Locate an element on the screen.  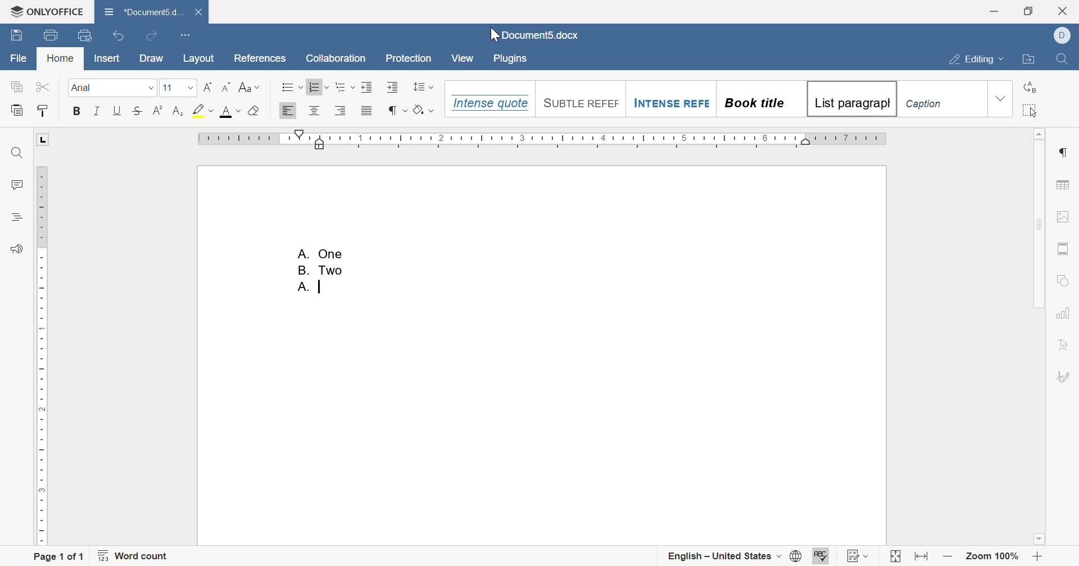
Suntile reefef is located at coordinates (579, 102).